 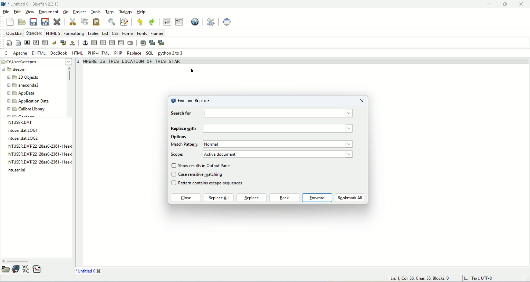 What do you see at coordinates (251, 198) in the screenshot?
I see `raplace` at bounding box center [251, 198].